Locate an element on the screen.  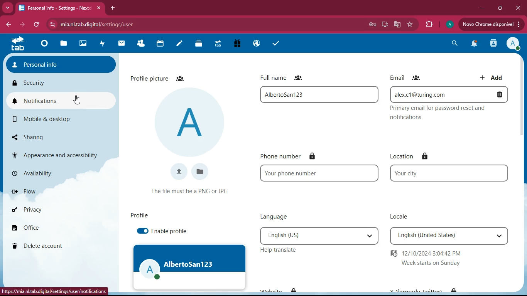
sharing is located at coordinates (39, 136).